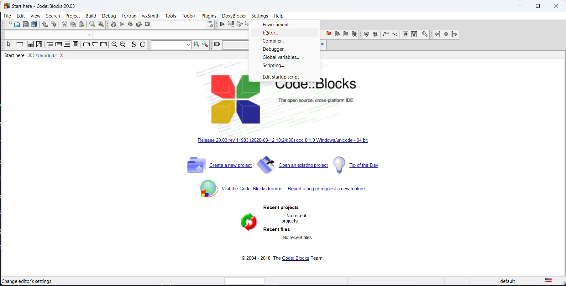  I want to click on decision, so click(31, 45).